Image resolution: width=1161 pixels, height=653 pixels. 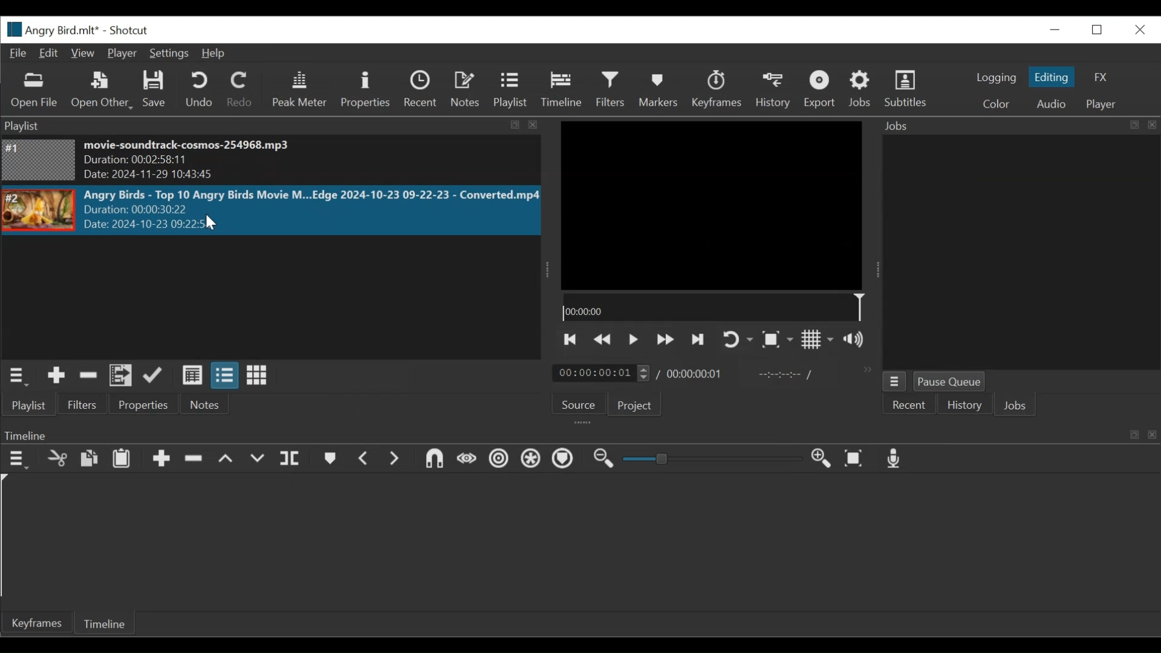 What do you see at coordinates (167, 54) in the screenshot?
I see `Settings` at bounding box center [167, 54].